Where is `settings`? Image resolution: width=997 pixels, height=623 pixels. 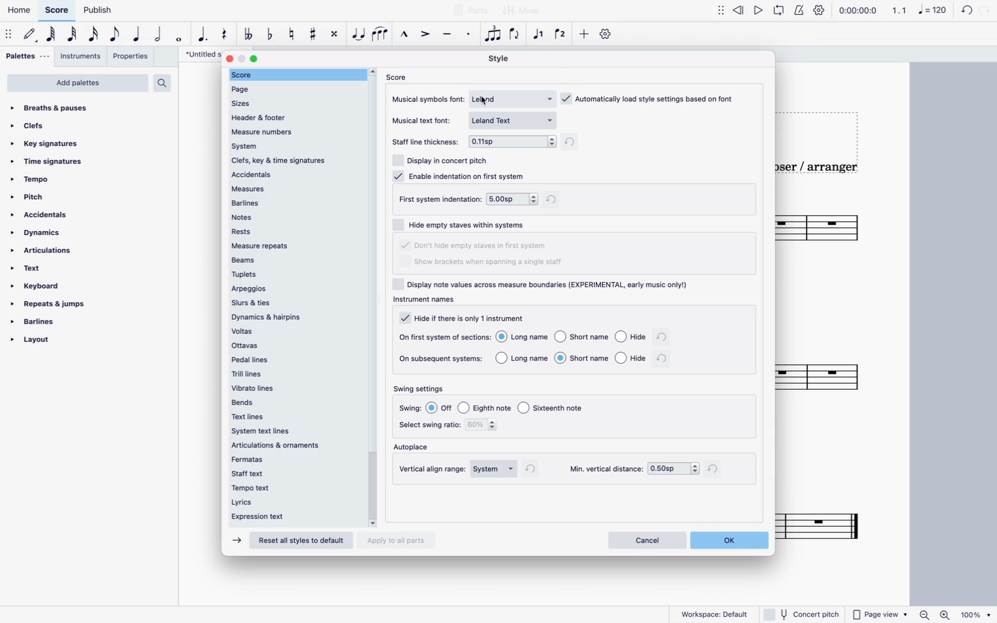 settings is located at coordinates (607, 36).